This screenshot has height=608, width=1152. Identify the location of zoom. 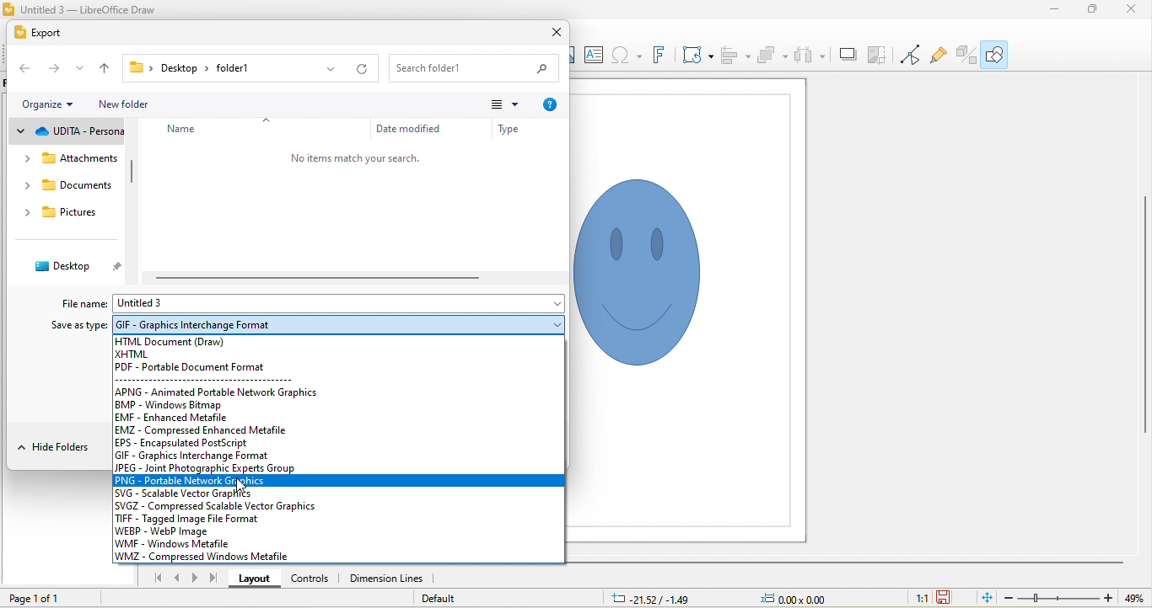
(1074, 597).